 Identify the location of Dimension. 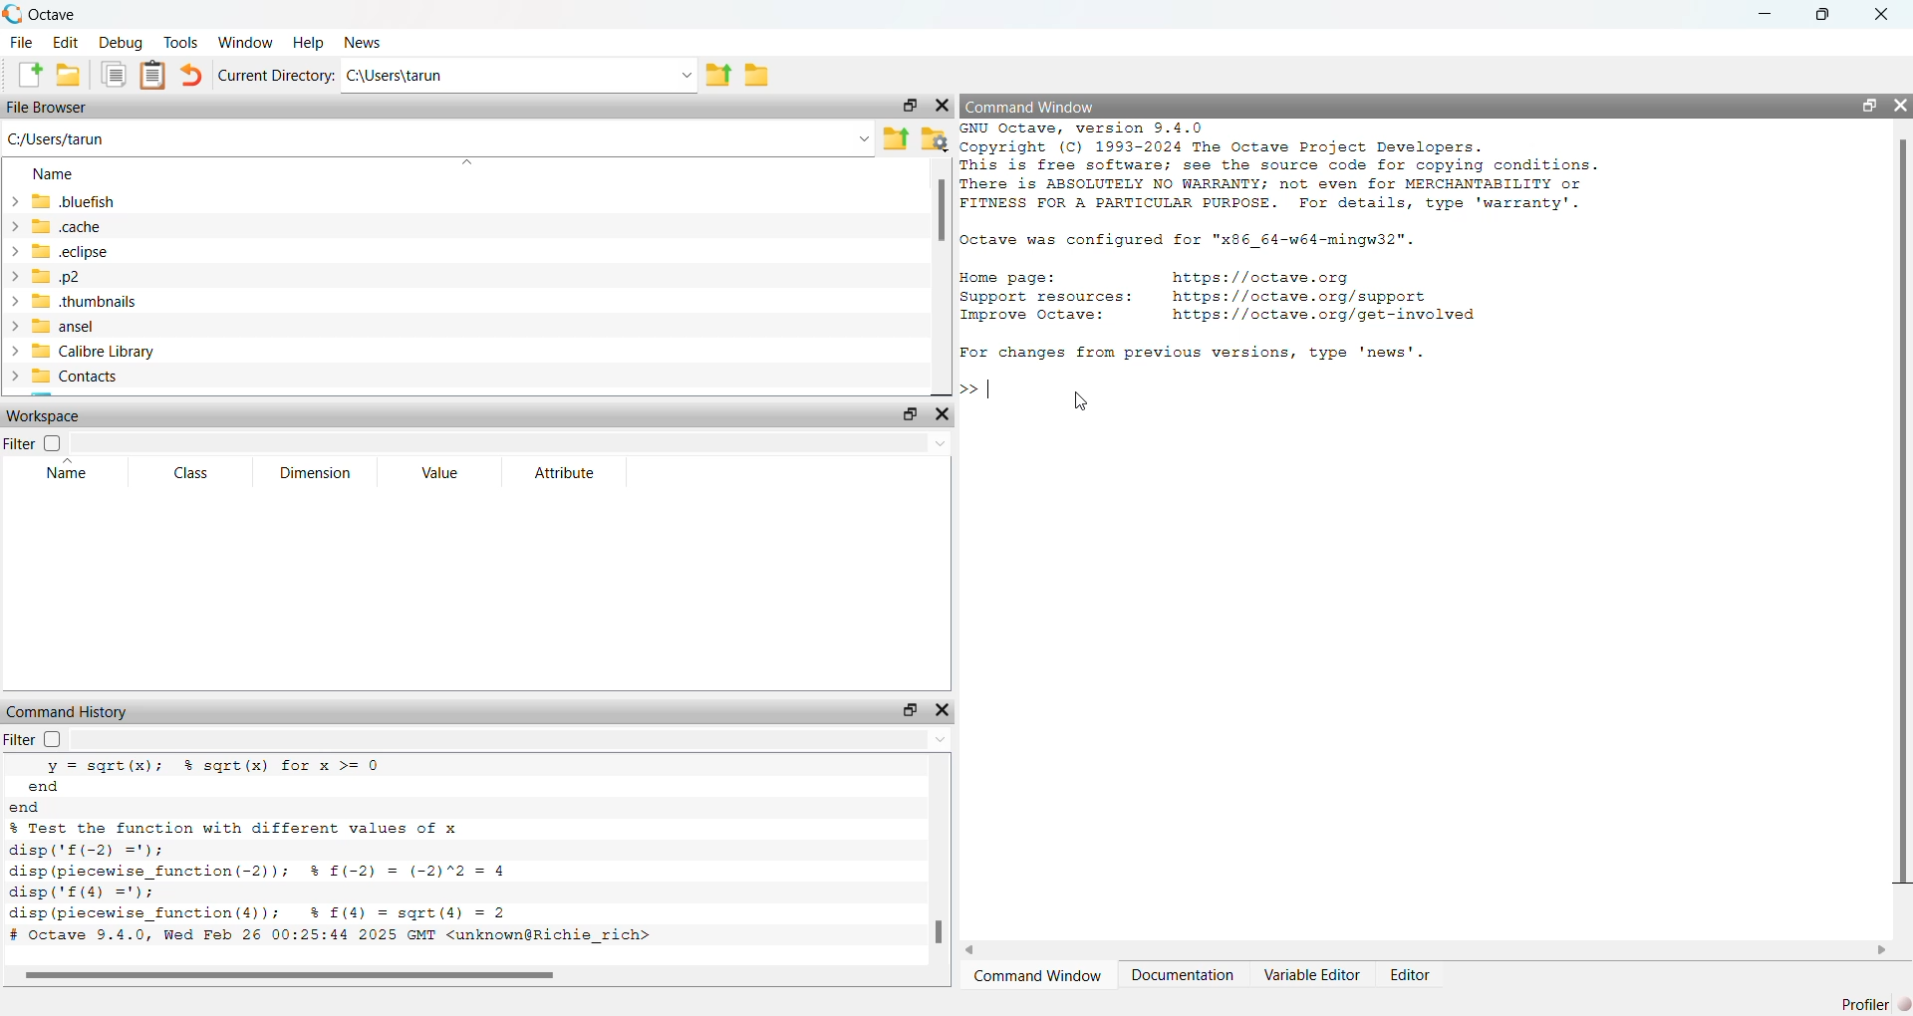
(318, 472).